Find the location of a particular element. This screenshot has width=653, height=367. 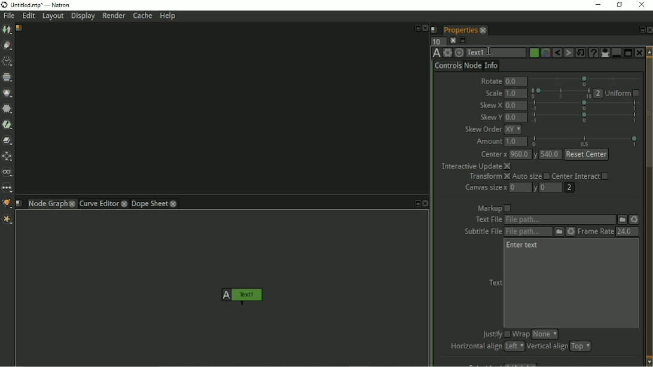

Keyer is located at coordinates (8, 125).